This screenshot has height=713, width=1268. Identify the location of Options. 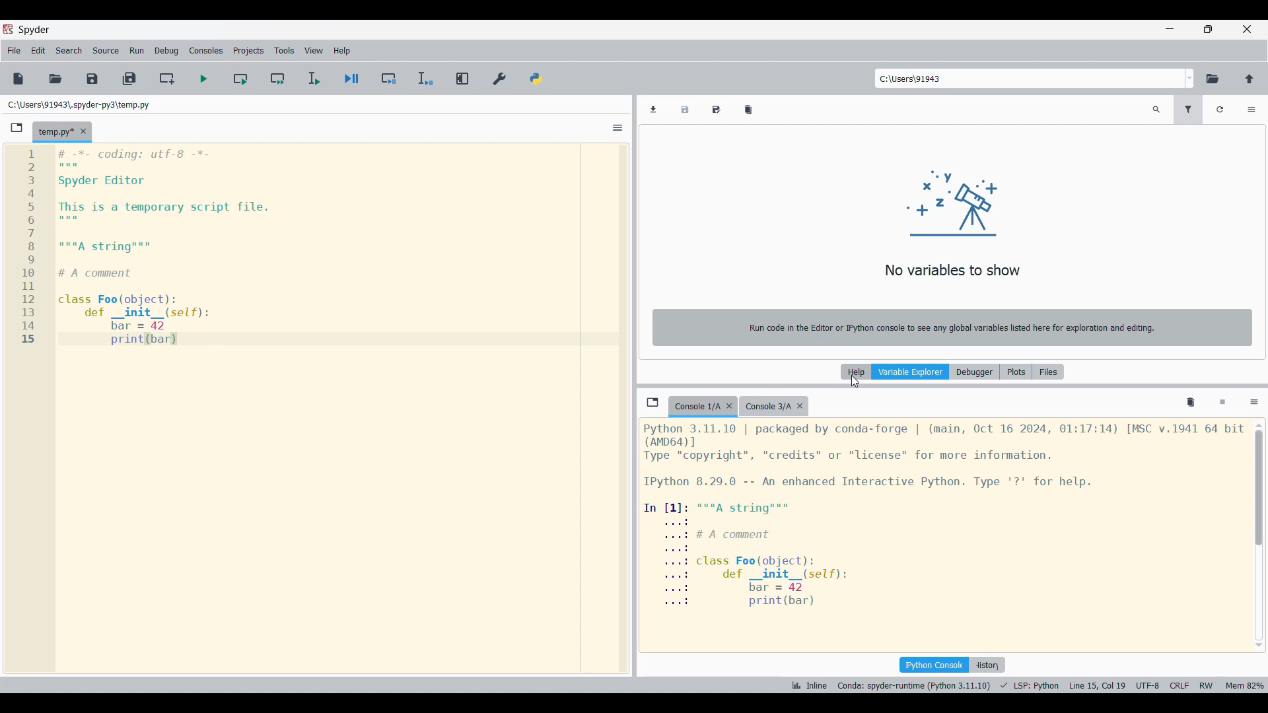
(1252, 110).